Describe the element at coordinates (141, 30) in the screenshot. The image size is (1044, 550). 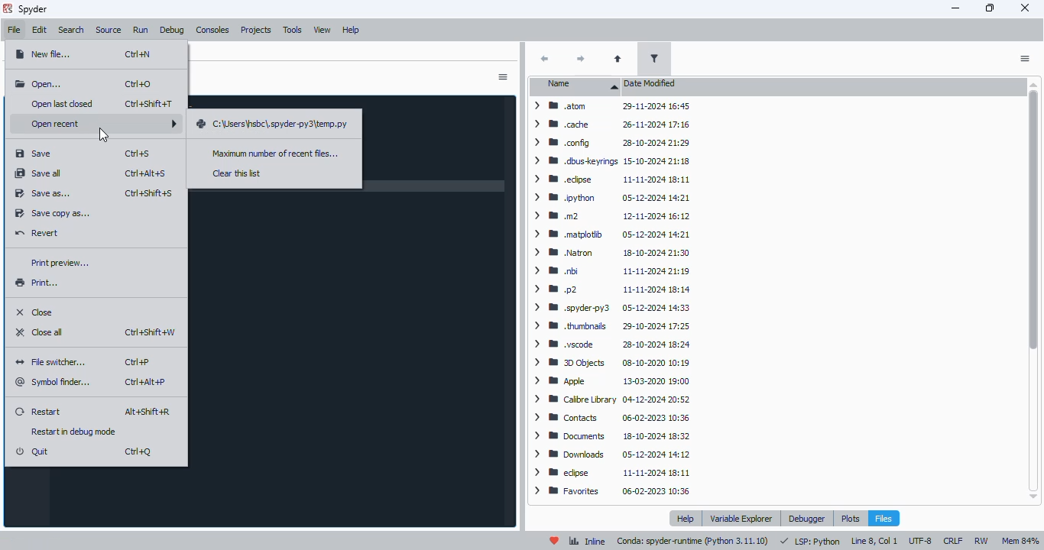
I see `run` at that location.